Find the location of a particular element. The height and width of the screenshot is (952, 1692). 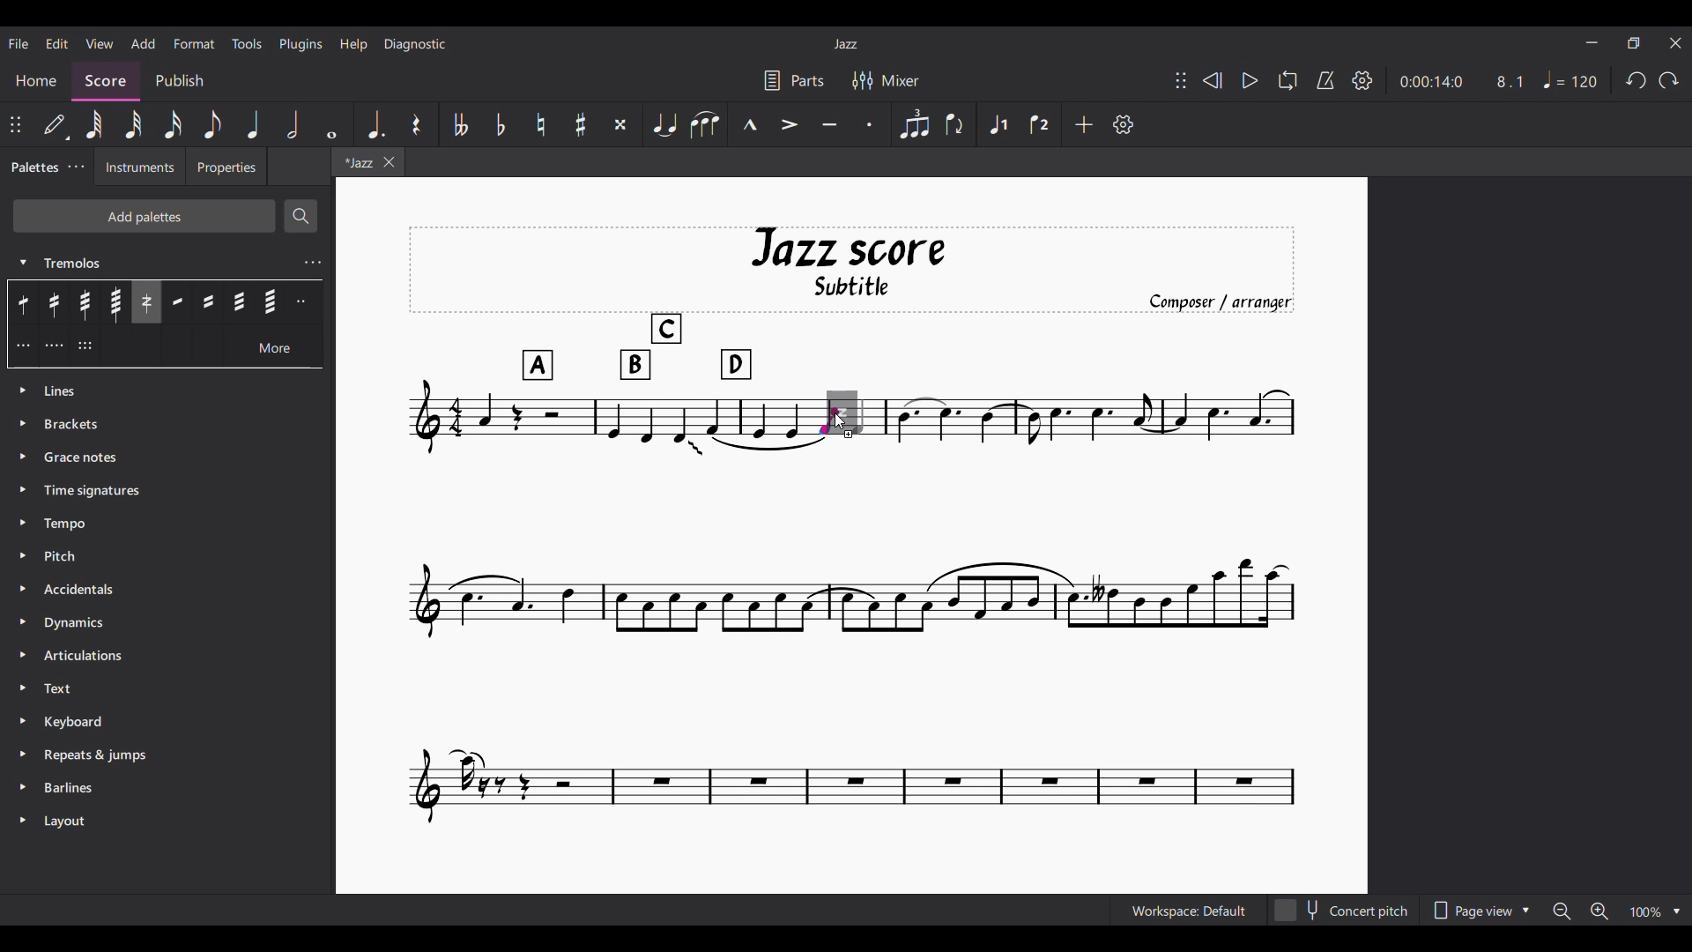

Rewind is located at coordinates (1212, 80).